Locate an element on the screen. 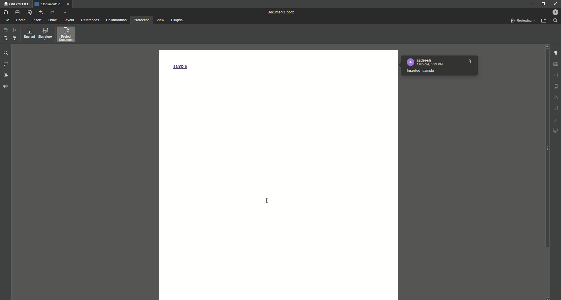 The height and width of the screenshot is (300, 561). Image settings is located at coordinates (556, 75).